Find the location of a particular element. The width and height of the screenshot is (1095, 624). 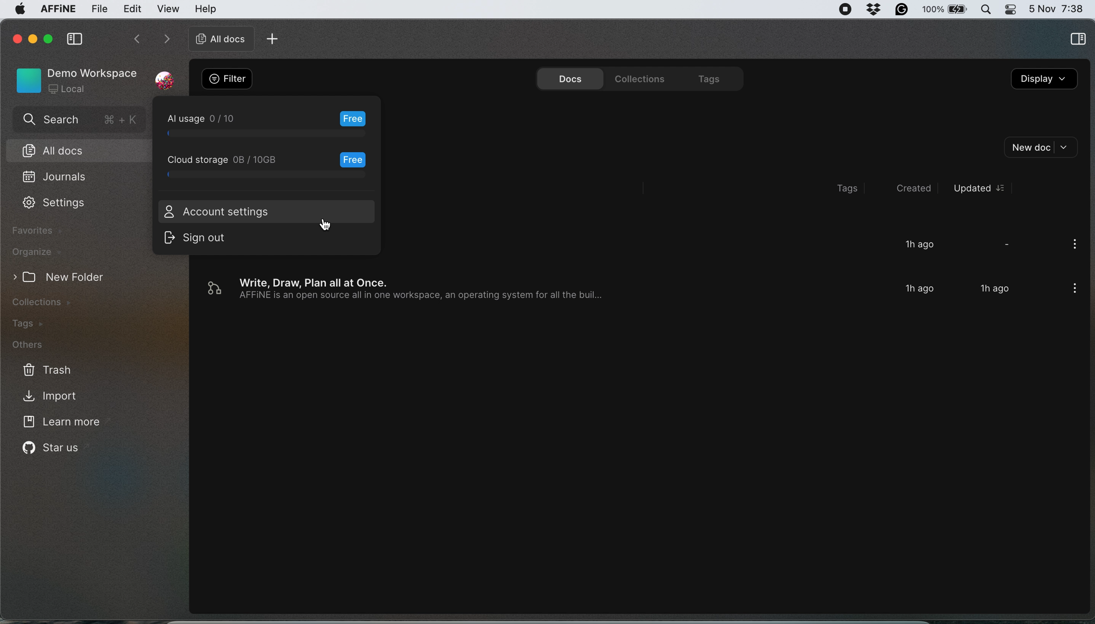

settings is located at coordinates (54, 204).